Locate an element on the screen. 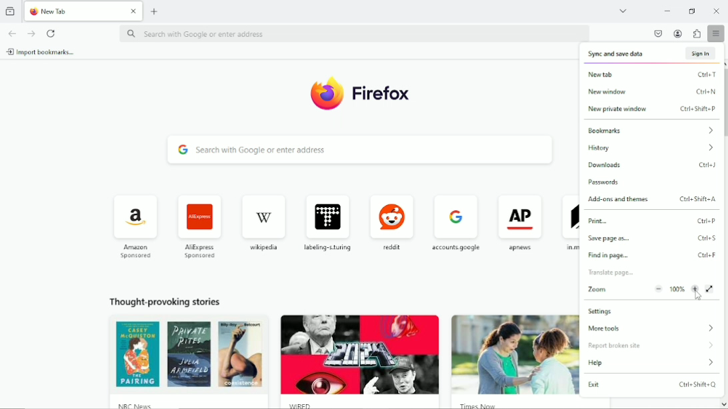 The image size is (728, 409). extensions is located at coordinates (697, 34).